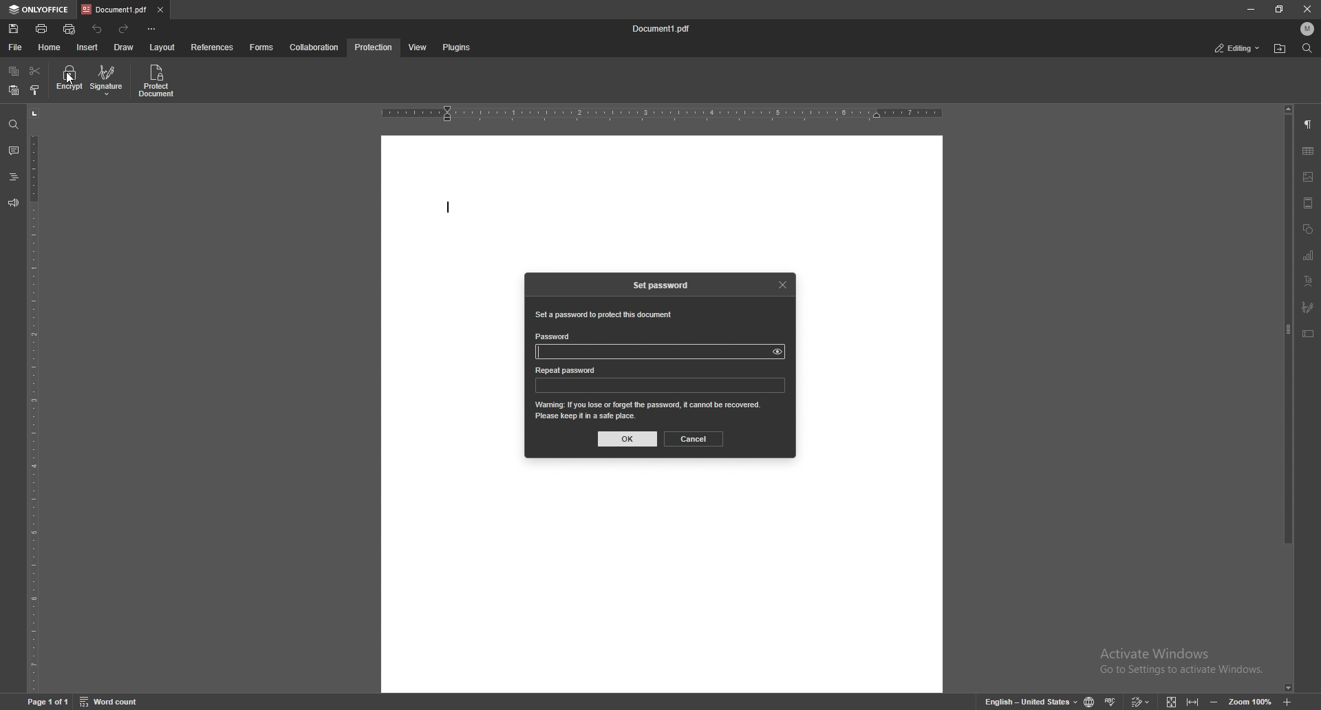 The height and width of the screenshot is (710, 1321). I want to click on copy style, so click(35, 89).